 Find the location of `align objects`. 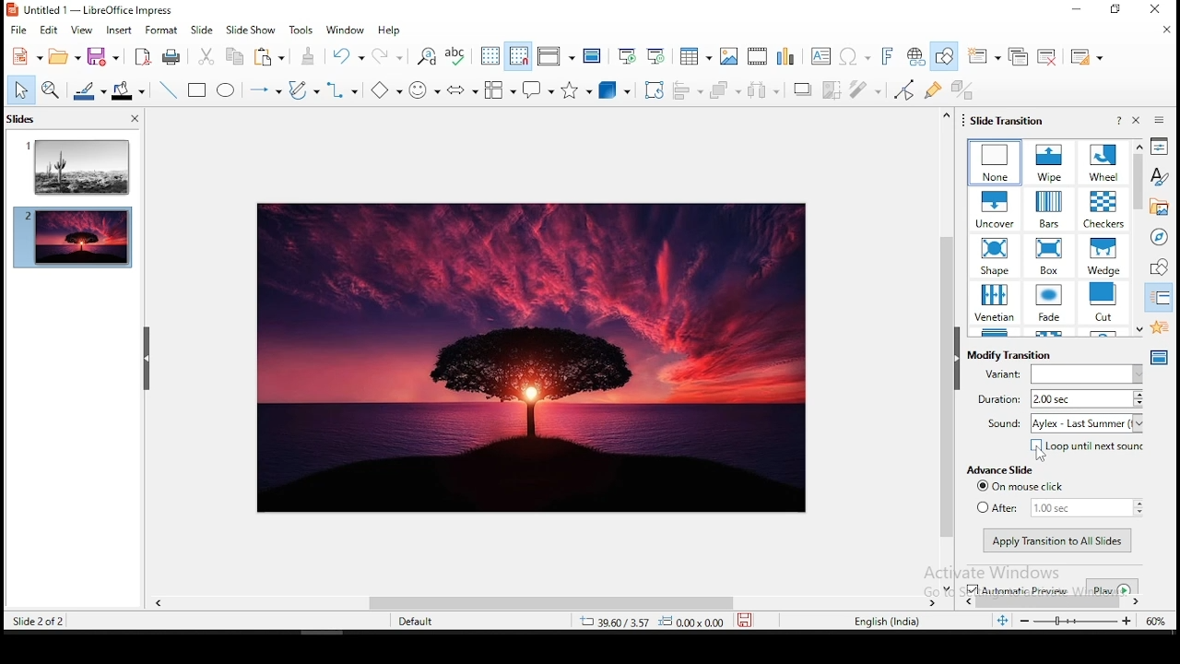

align objects is located at coordinates (691, 89).